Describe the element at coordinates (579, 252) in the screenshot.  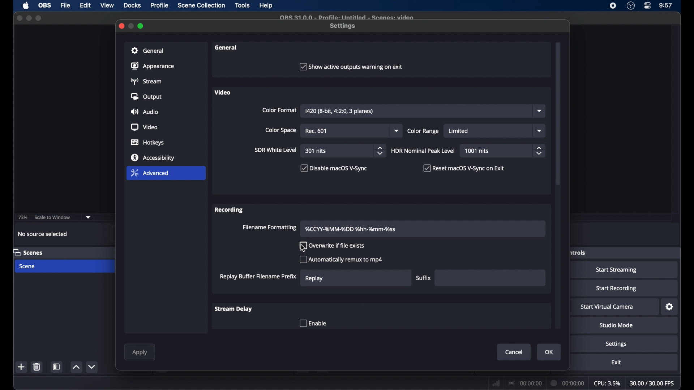
I see `obscure label` at that location.